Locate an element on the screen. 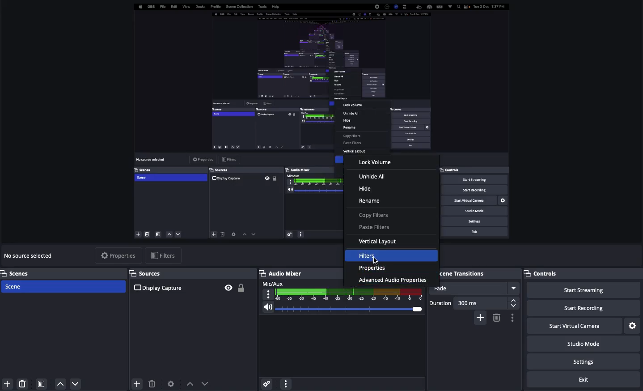  Filters is located at coordinates (166, 255).